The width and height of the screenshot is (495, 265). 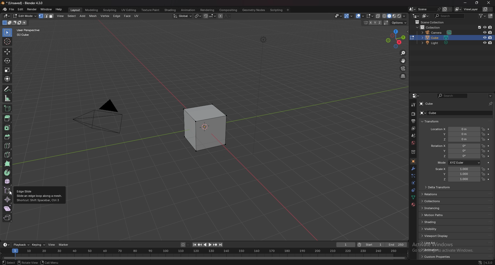 I want to click on loop cut, so click(x=7, y=146).